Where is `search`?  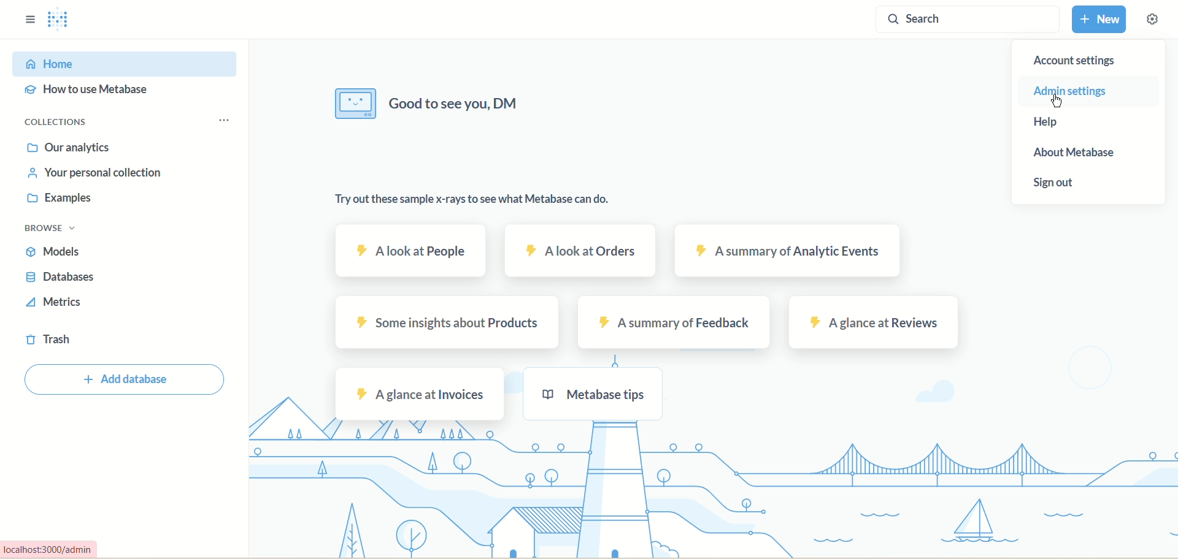
search is located at coordinates (963, 21).